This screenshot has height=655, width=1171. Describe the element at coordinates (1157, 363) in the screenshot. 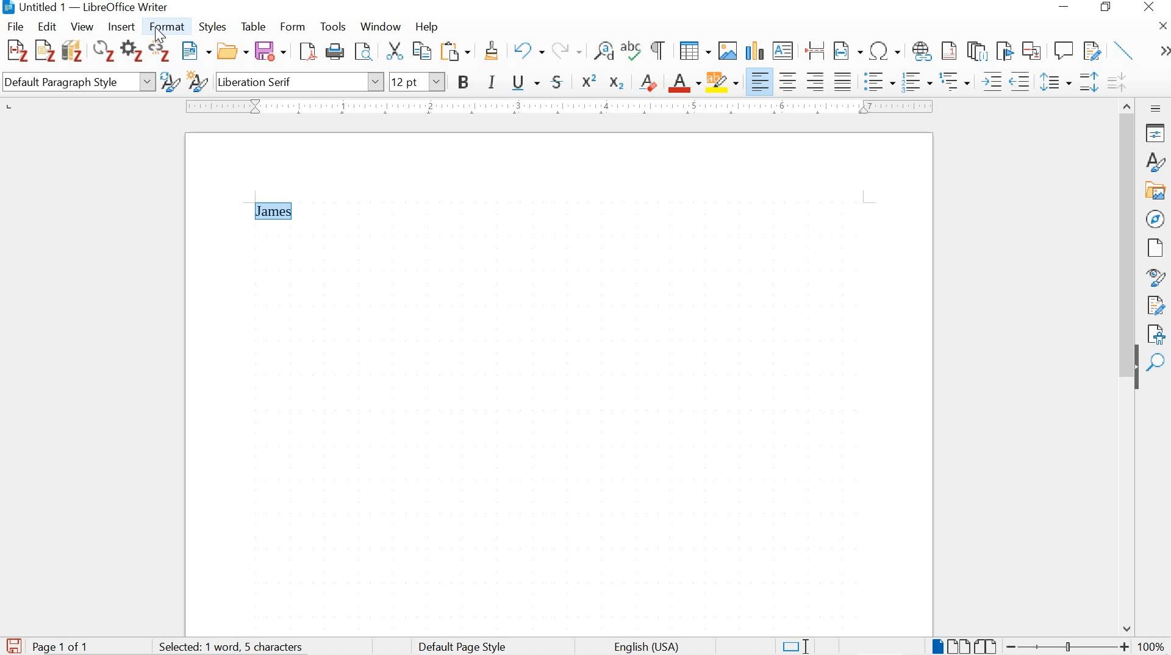

I see `find` at that location.